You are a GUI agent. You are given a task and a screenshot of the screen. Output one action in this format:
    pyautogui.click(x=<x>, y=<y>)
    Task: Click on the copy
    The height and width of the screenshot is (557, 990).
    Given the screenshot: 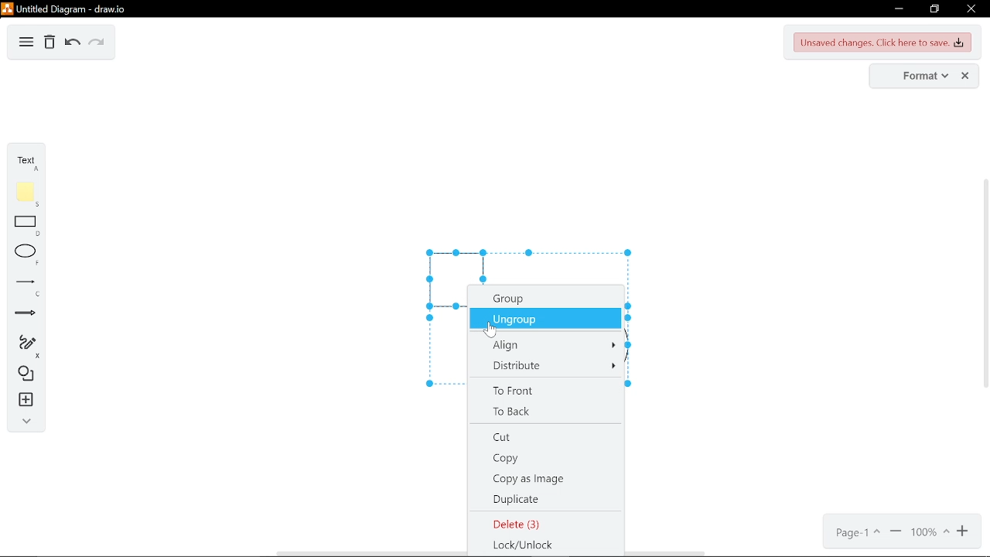 What is the action you would take?
    pyautogui.click(x=546, y=457)
    